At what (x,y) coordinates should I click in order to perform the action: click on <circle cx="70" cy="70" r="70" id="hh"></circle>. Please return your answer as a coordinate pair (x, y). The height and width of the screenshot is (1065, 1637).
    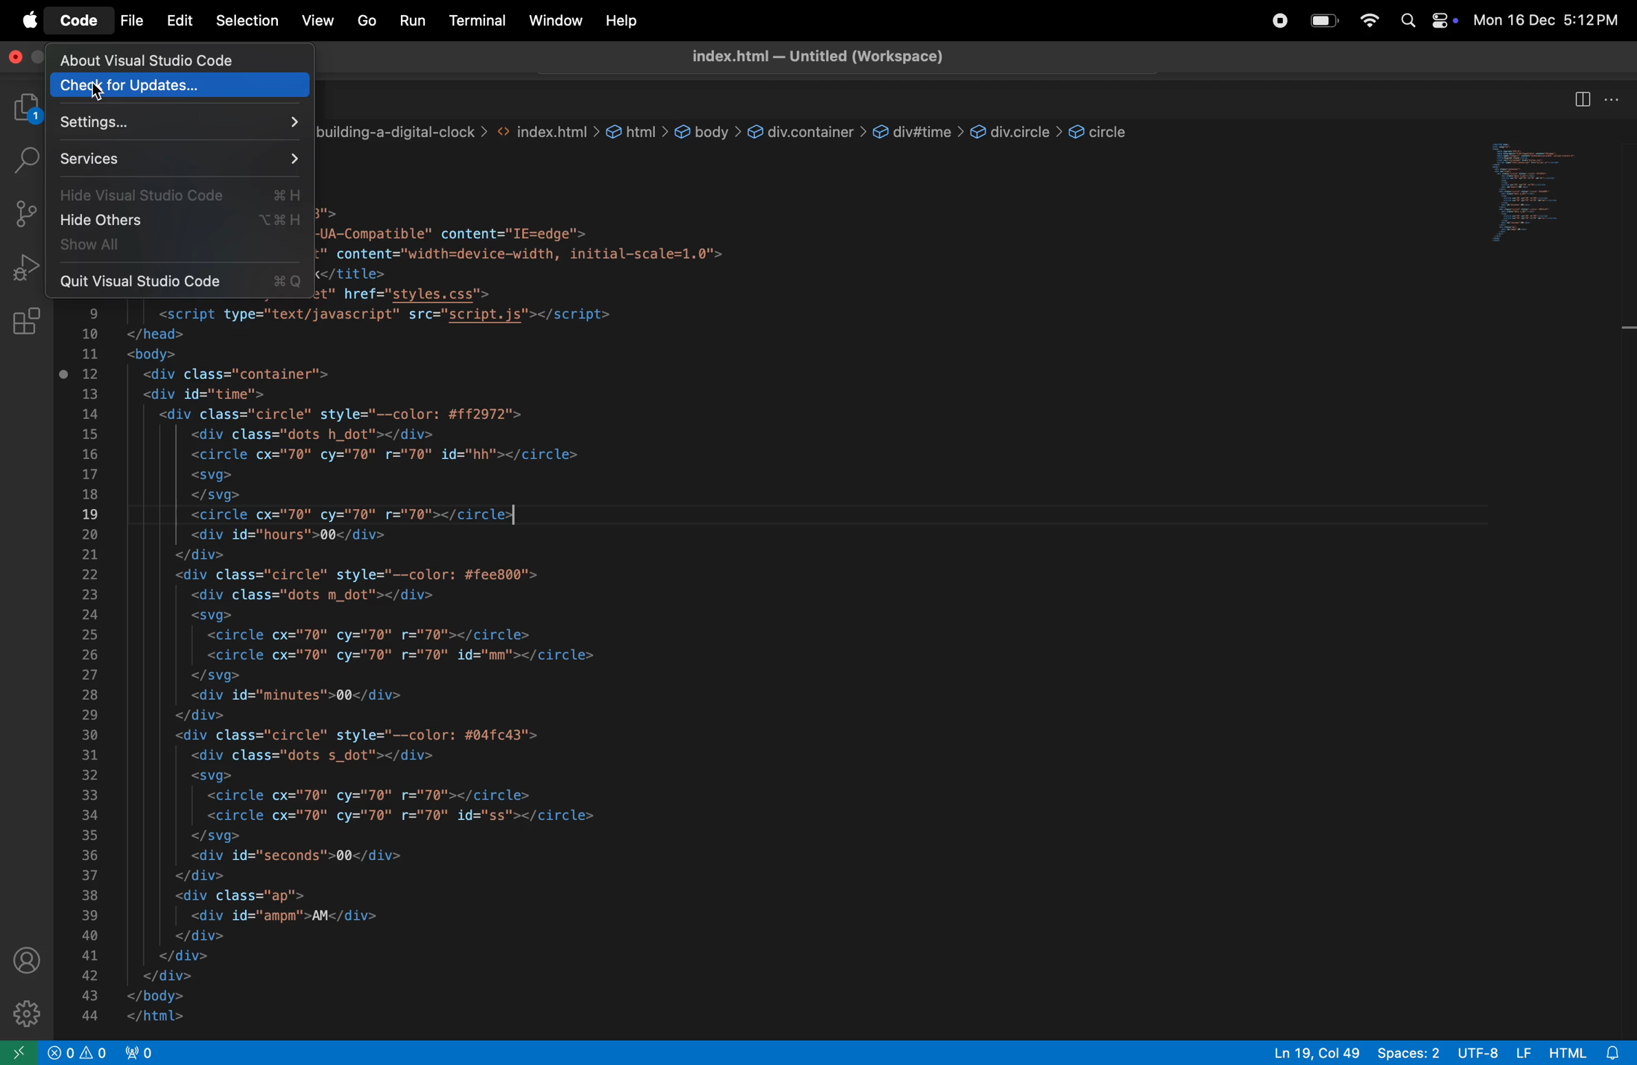
    Looking at the image, I should click on (389, 454).